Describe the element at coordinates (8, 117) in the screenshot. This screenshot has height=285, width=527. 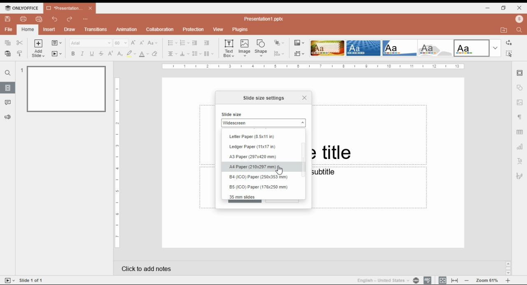
I see `feedback and support` at that location.